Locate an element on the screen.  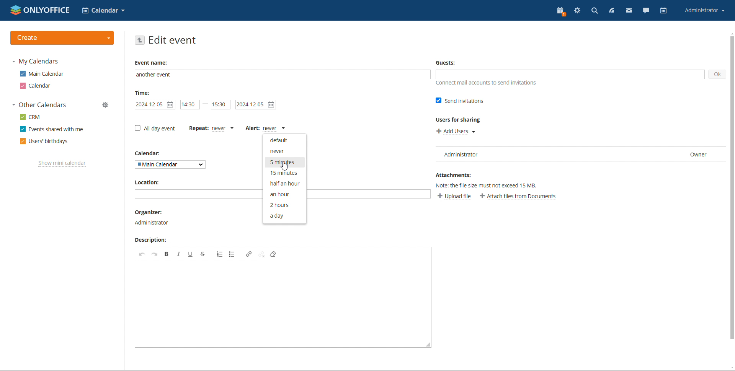
an hour is located at coordinates (284, 194).